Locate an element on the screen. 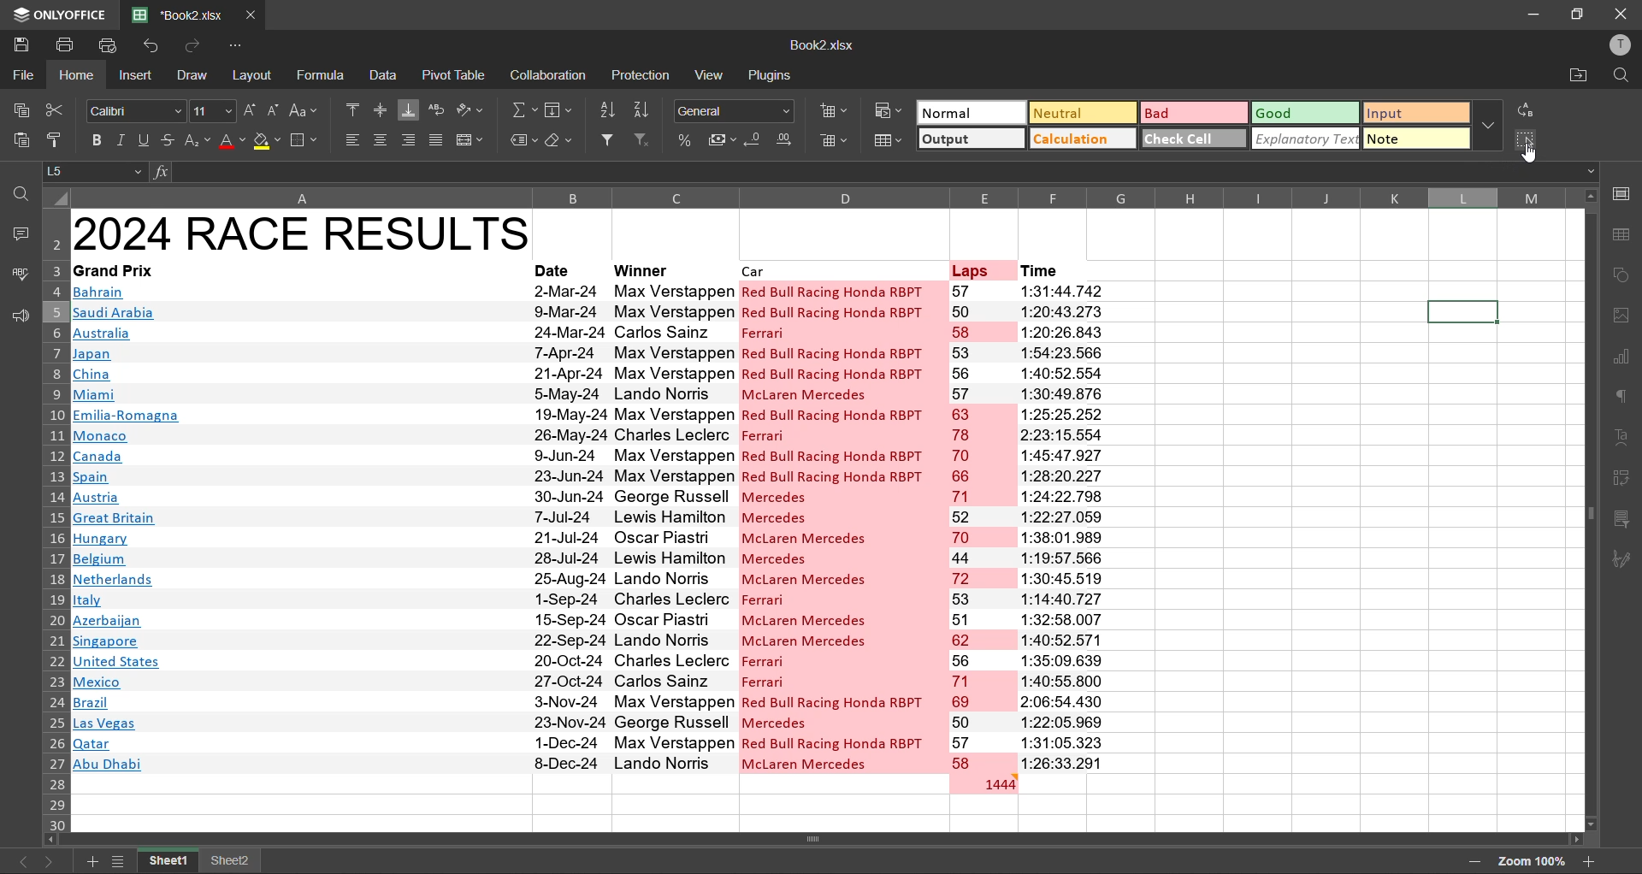  strikethrough is located at coordinates (168, 143).